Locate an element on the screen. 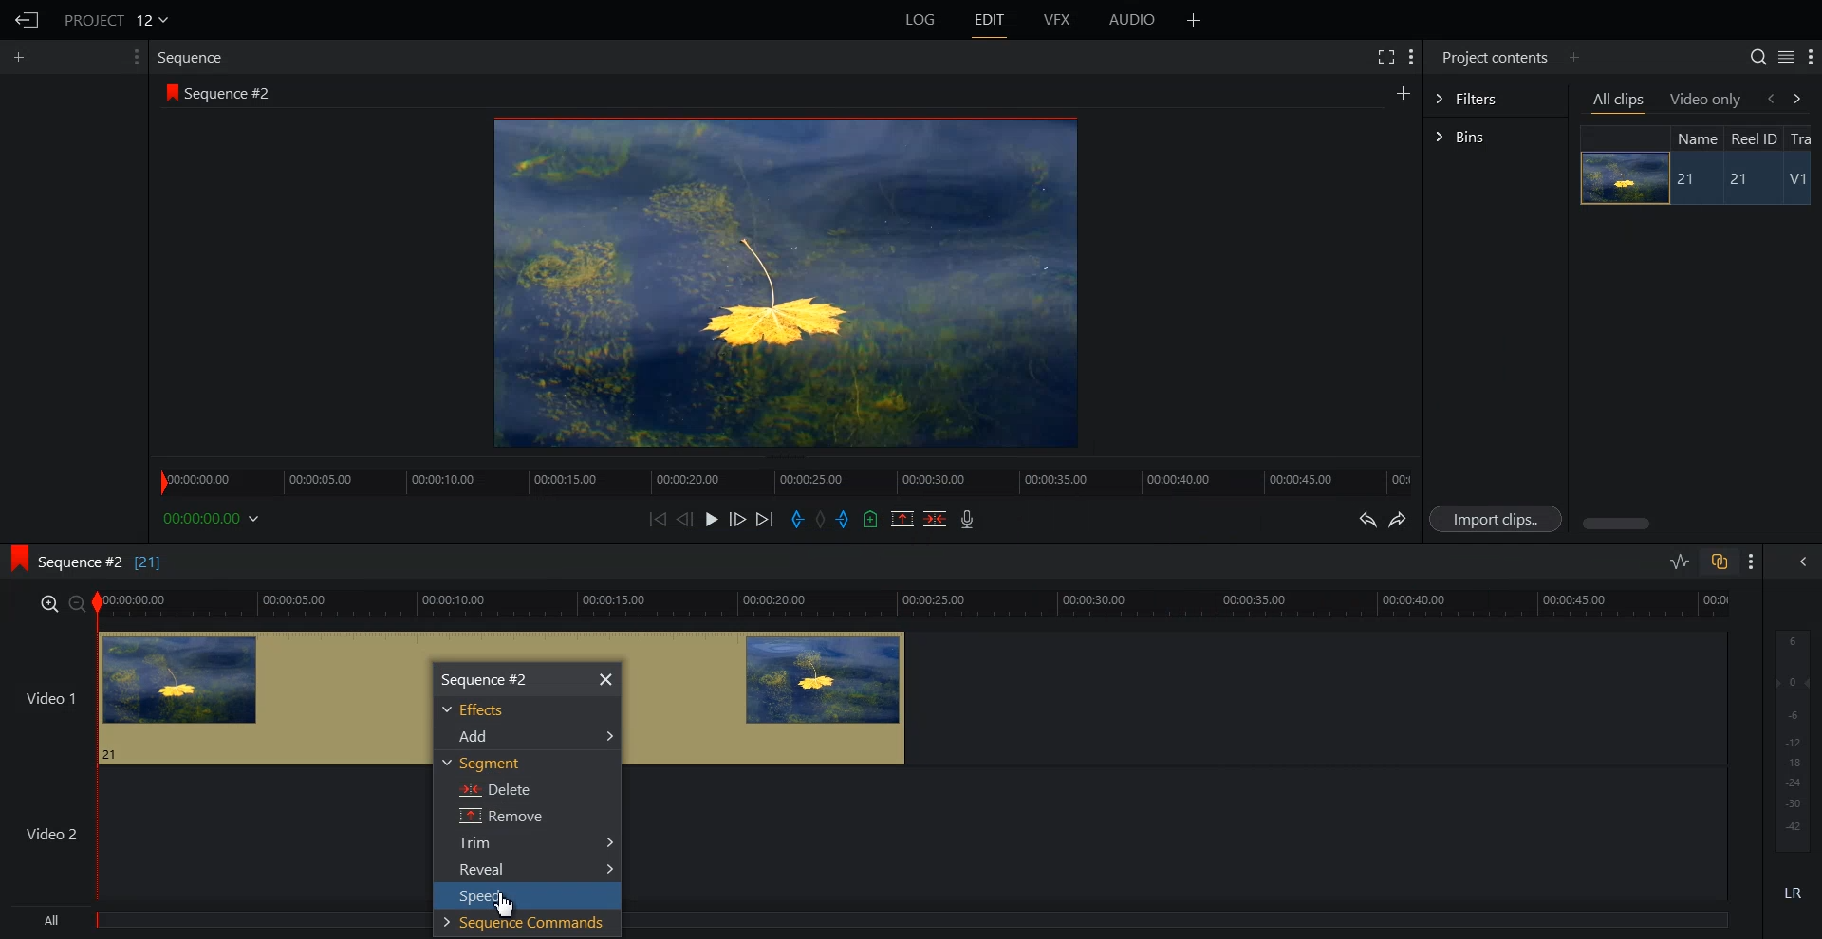  Toggle audio level editing is located at coordinates (1680, 561).